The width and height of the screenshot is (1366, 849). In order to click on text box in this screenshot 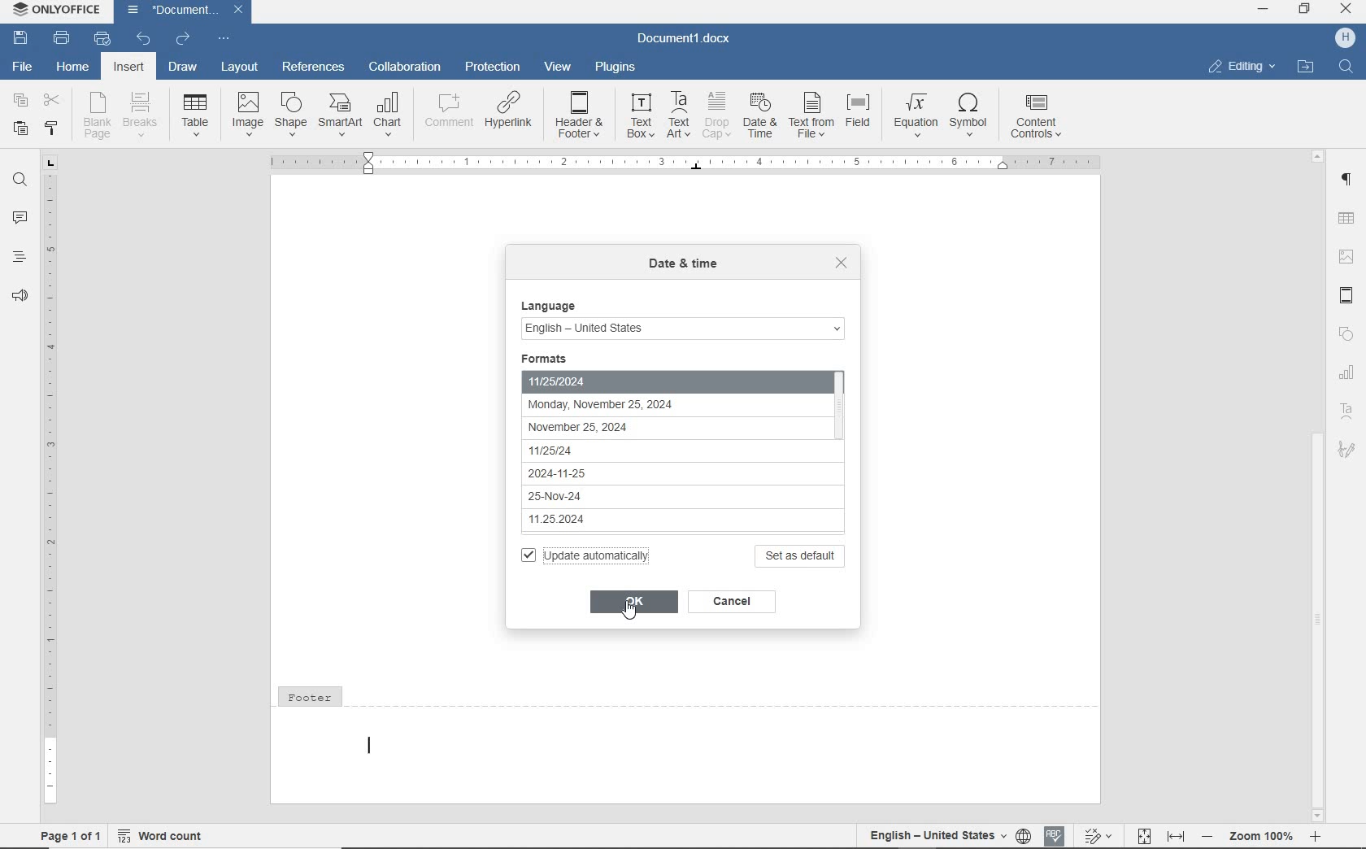, I will do `click(641, 115)`.